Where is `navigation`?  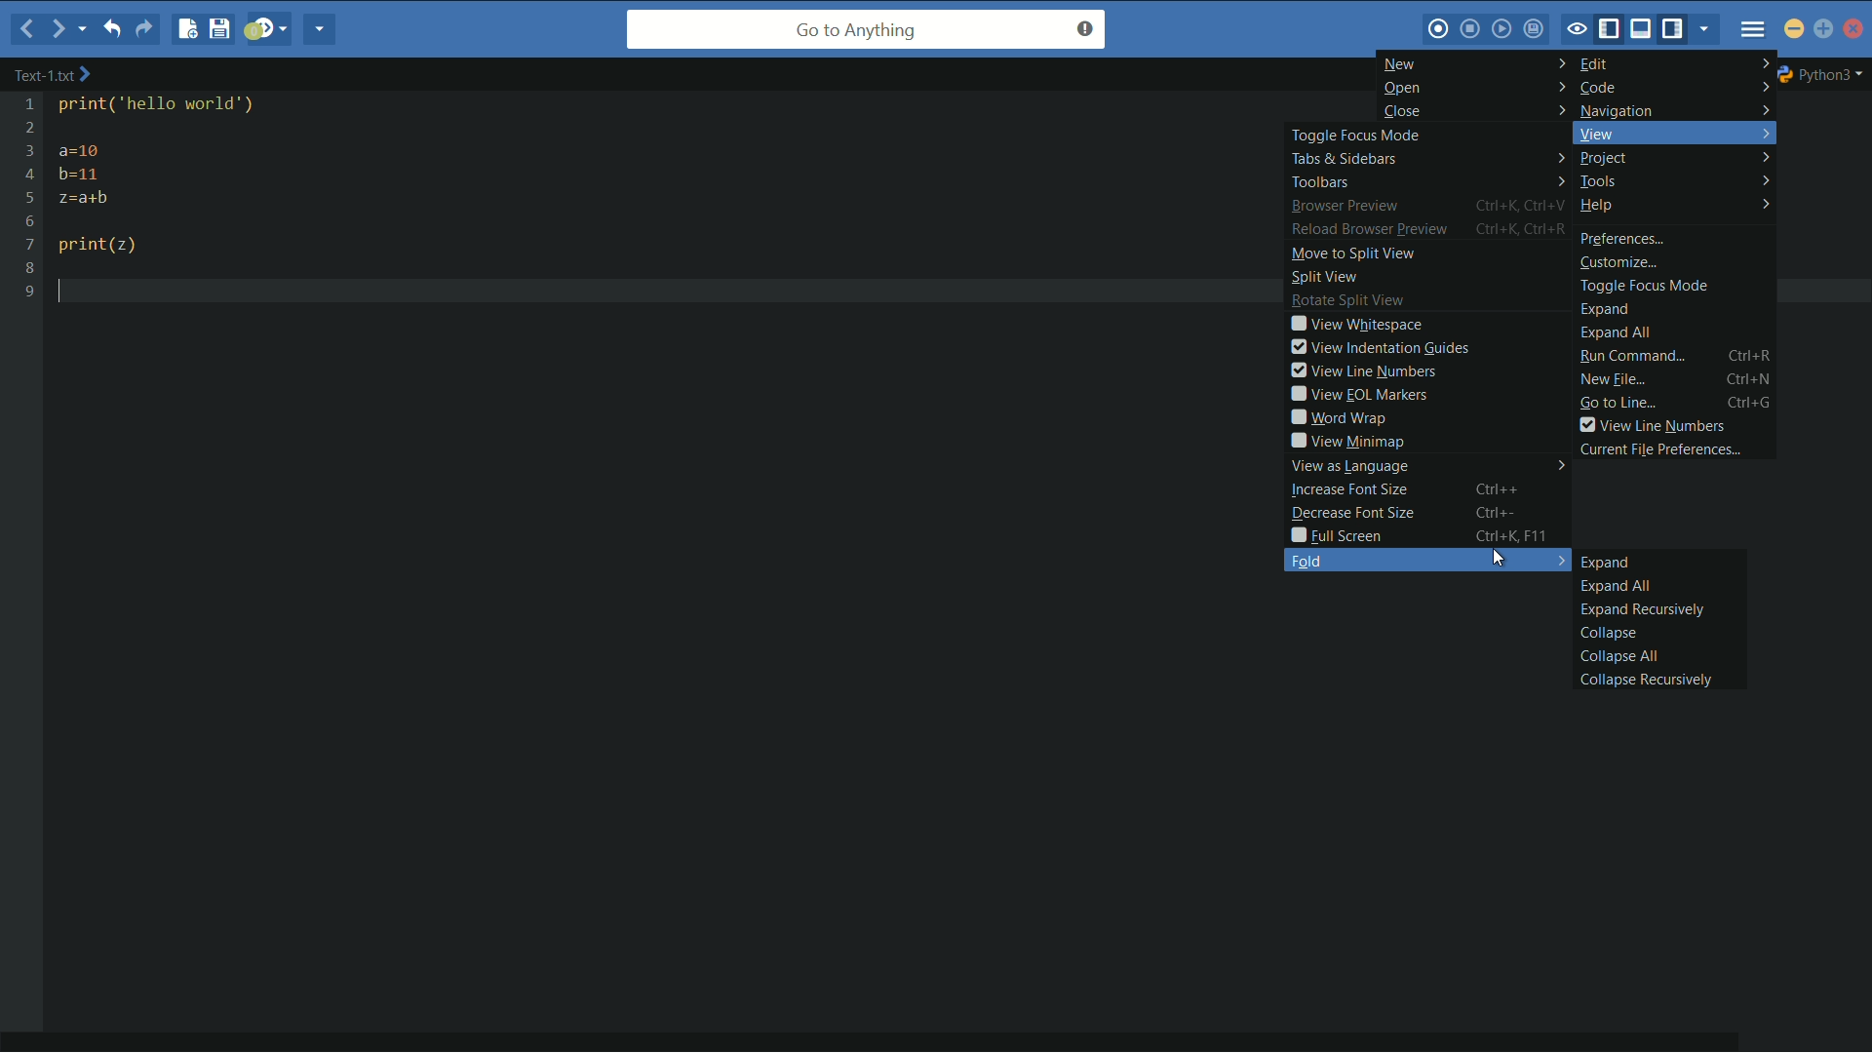 navigation is located at coordinates (1669, 110).